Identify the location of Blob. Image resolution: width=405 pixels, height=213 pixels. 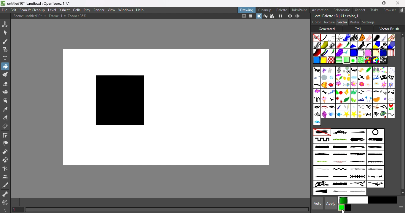
(368, 52).